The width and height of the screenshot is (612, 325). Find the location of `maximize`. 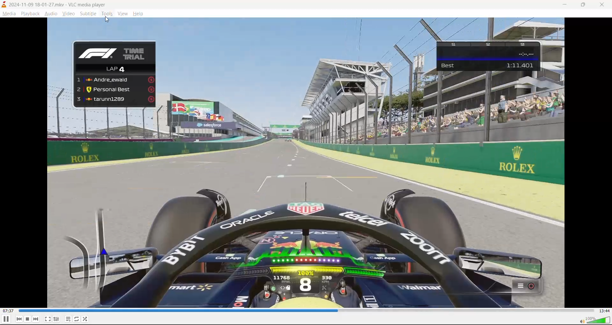

maximize is located at coordinates (585, 6).